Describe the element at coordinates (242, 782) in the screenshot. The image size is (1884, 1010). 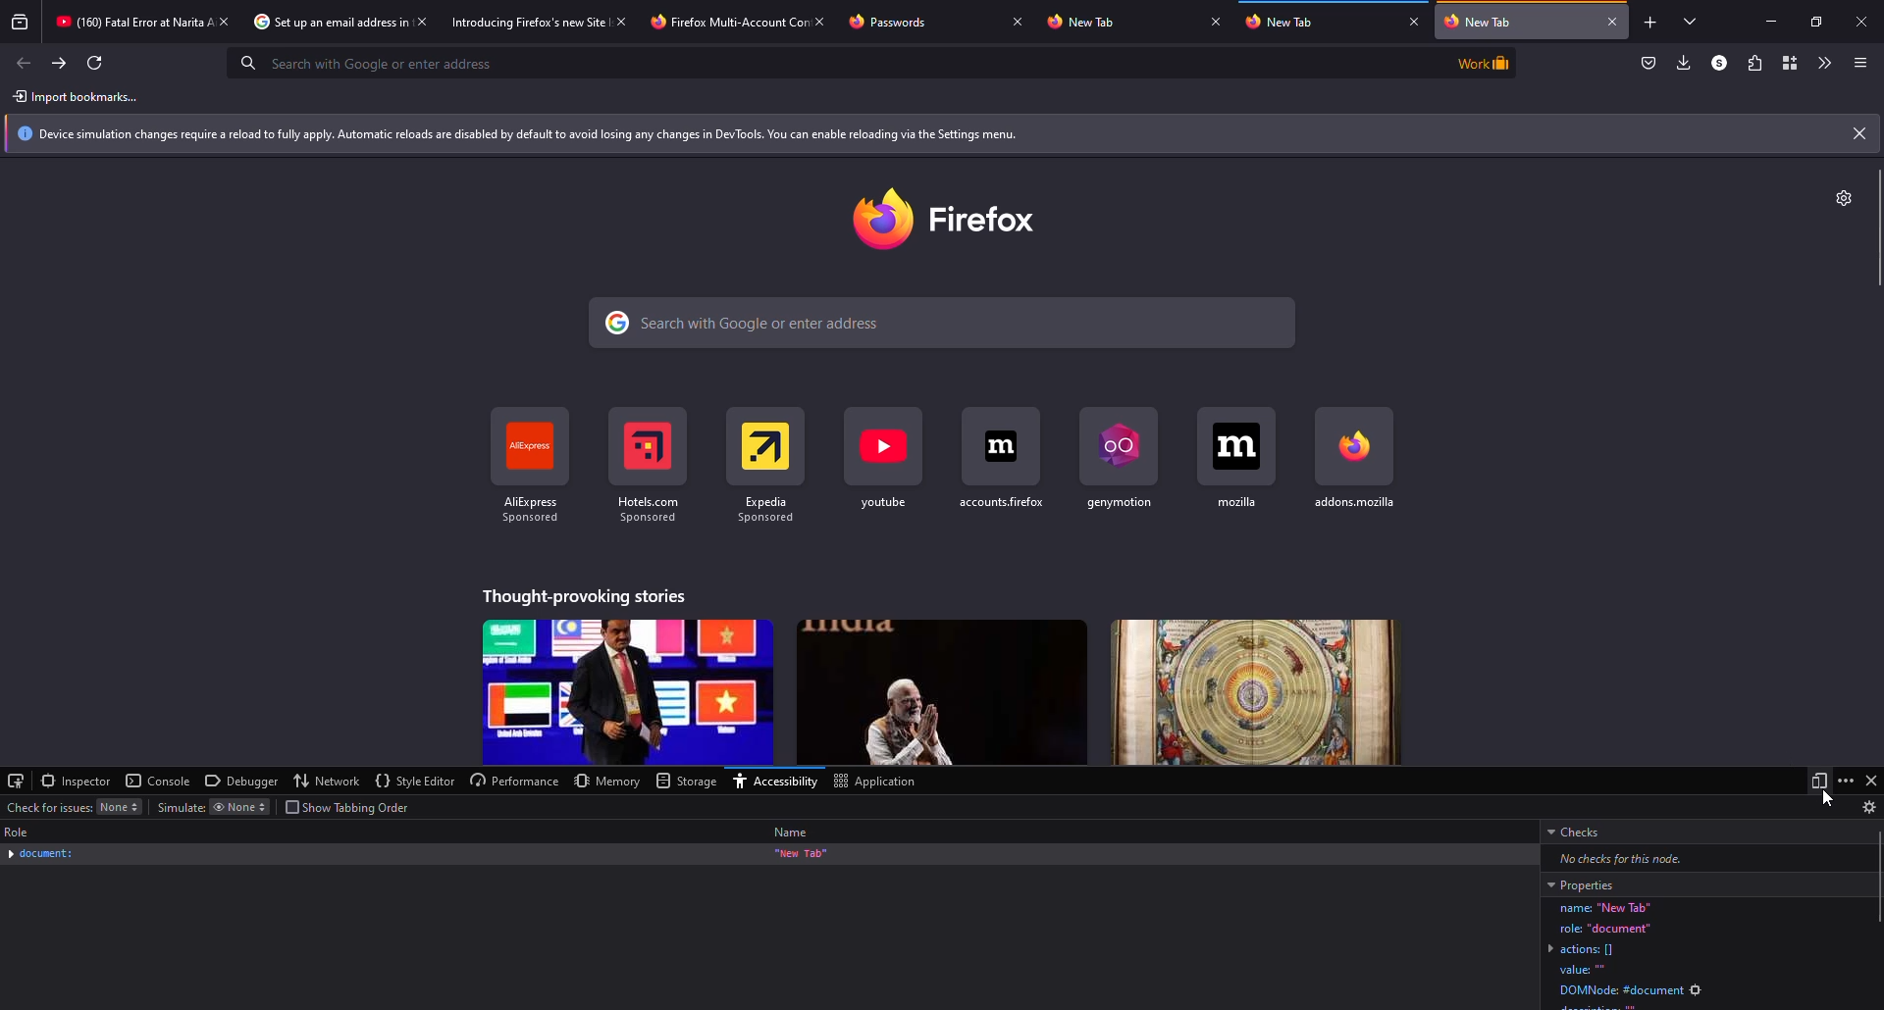
I see `debugger` at that location.